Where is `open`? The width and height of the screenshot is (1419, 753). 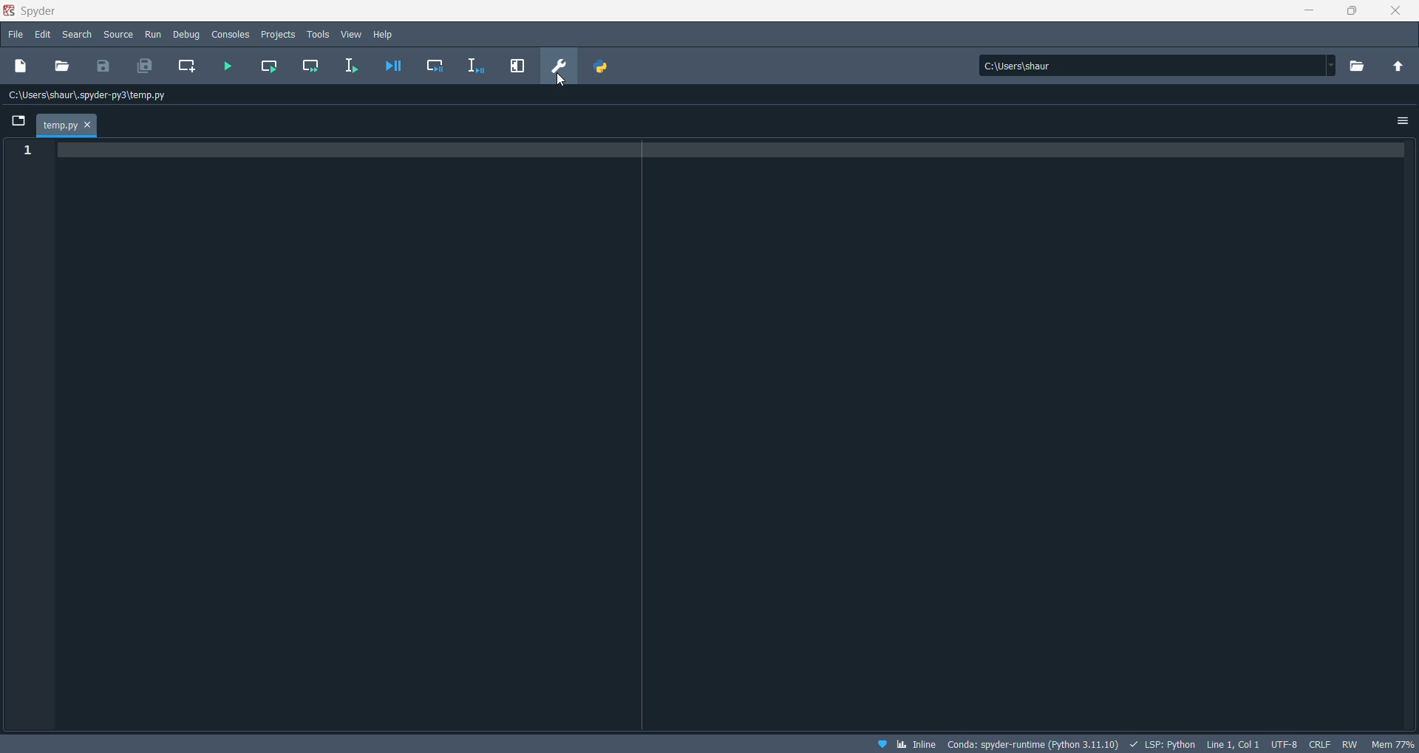 open is located at coordinates (63, 66).